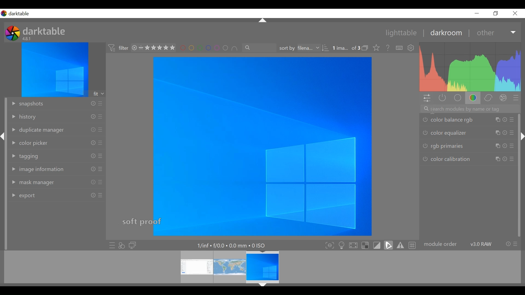 The height and width of the screenshot is (295, 525). What do you see at coordinates (346, 48) in the screenshot?
I see `number of image selected` at bounding box center [346, 48].